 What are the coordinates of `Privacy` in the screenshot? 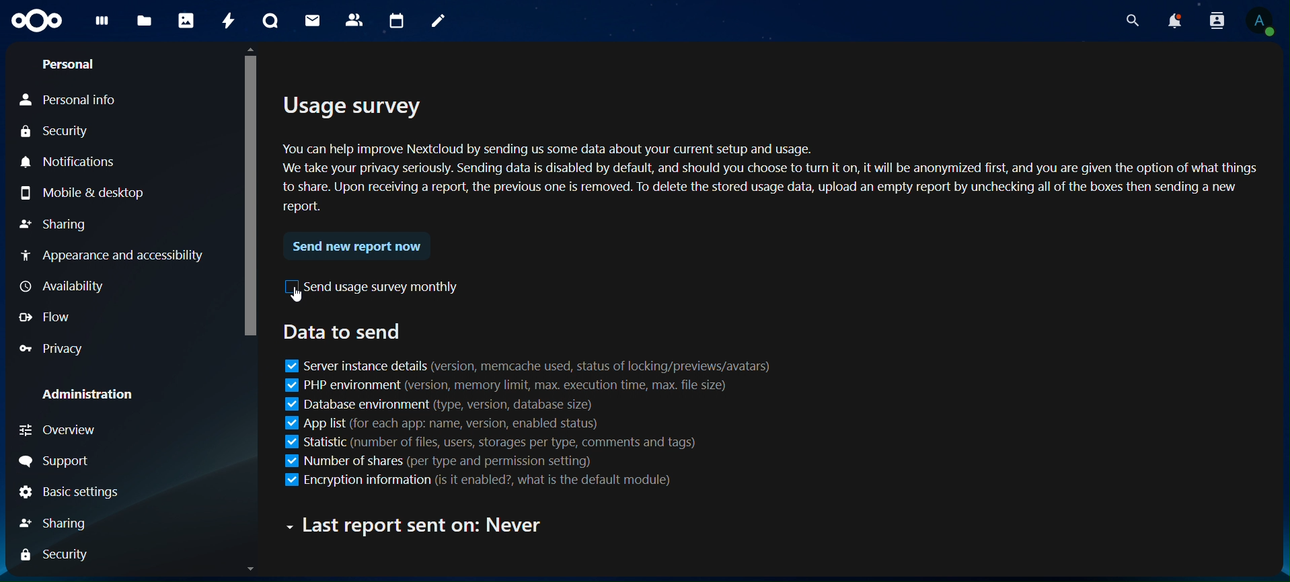 It's located at (52, 350).